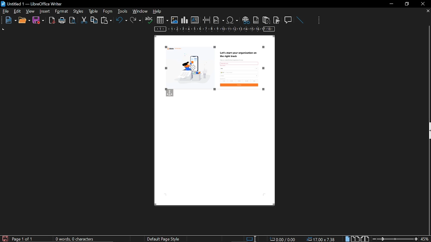 Image resolution: width=431 pixels, height=242 pixels. Describe the element at coordinates (92, 11) in the screenshot. I see `styles` at that location.